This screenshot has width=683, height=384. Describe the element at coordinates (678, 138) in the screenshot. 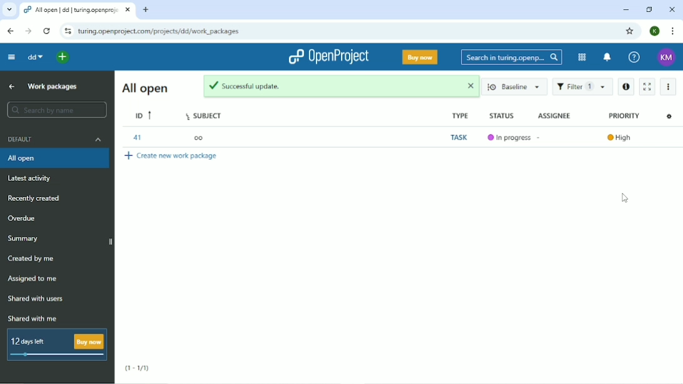

I see `Open context menu` at that location.